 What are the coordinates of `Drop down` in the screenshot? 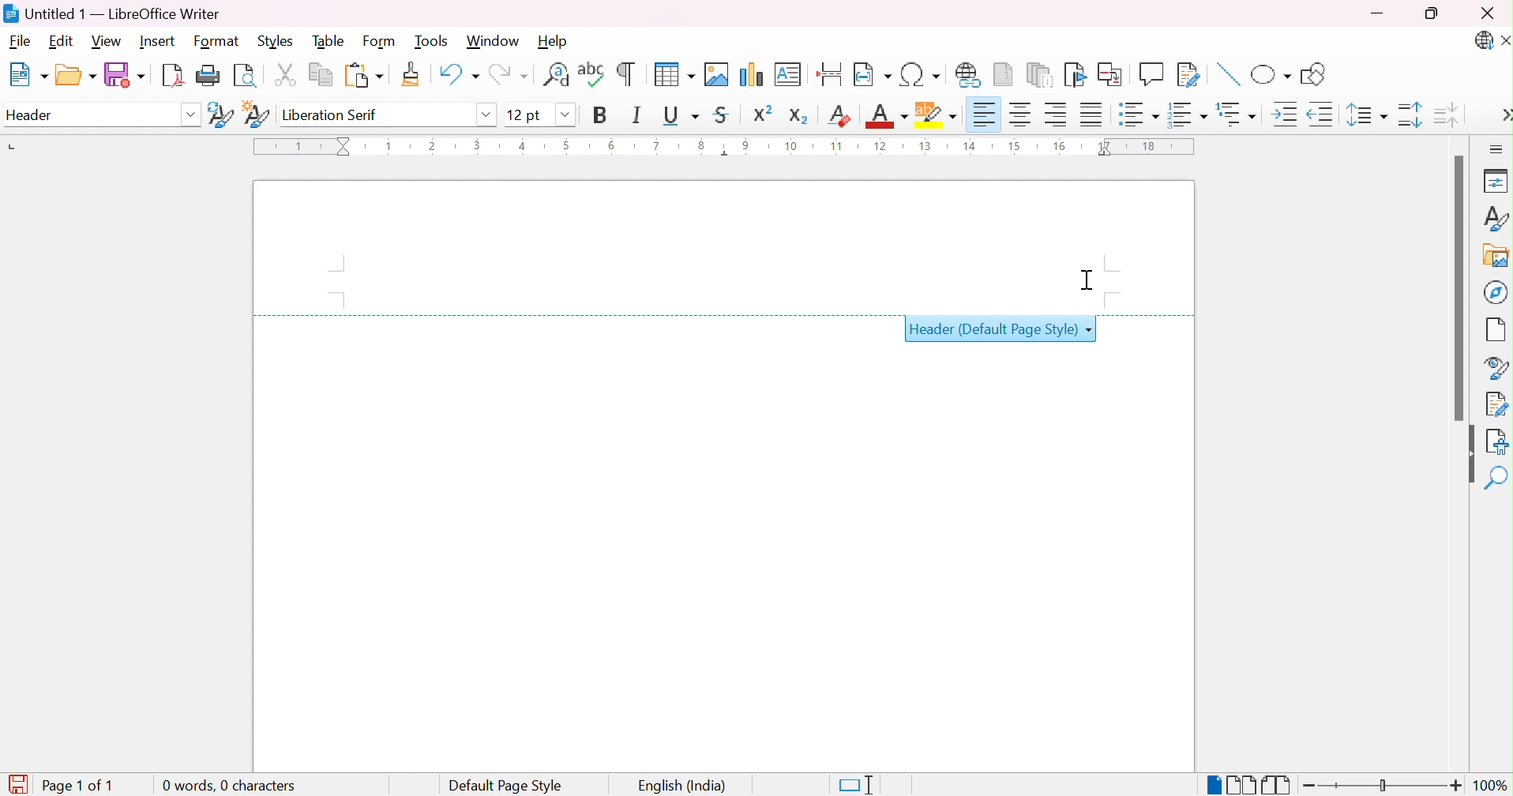 It's located at (1091, 331).